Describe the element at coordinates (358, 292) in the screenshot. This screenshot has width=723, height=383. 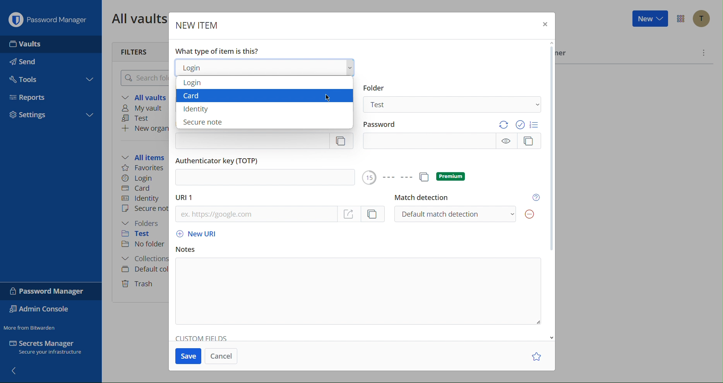
I see `Notes` at that location.